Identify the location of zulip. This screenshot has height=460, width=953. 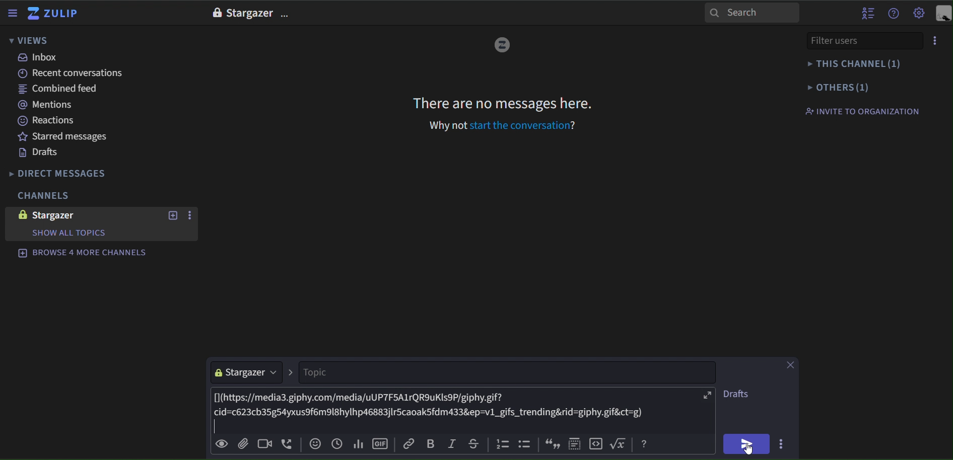
(55, 14).